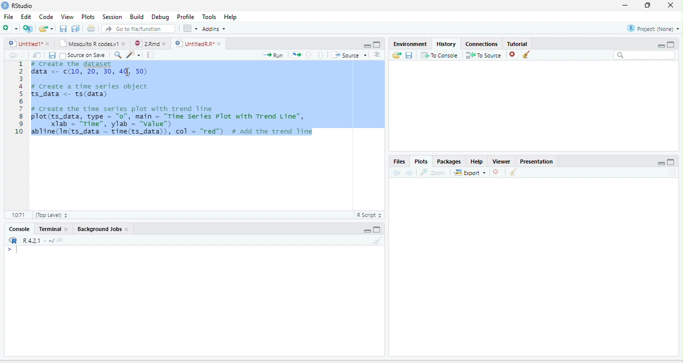  I want to click on Help, so click(477, 161).